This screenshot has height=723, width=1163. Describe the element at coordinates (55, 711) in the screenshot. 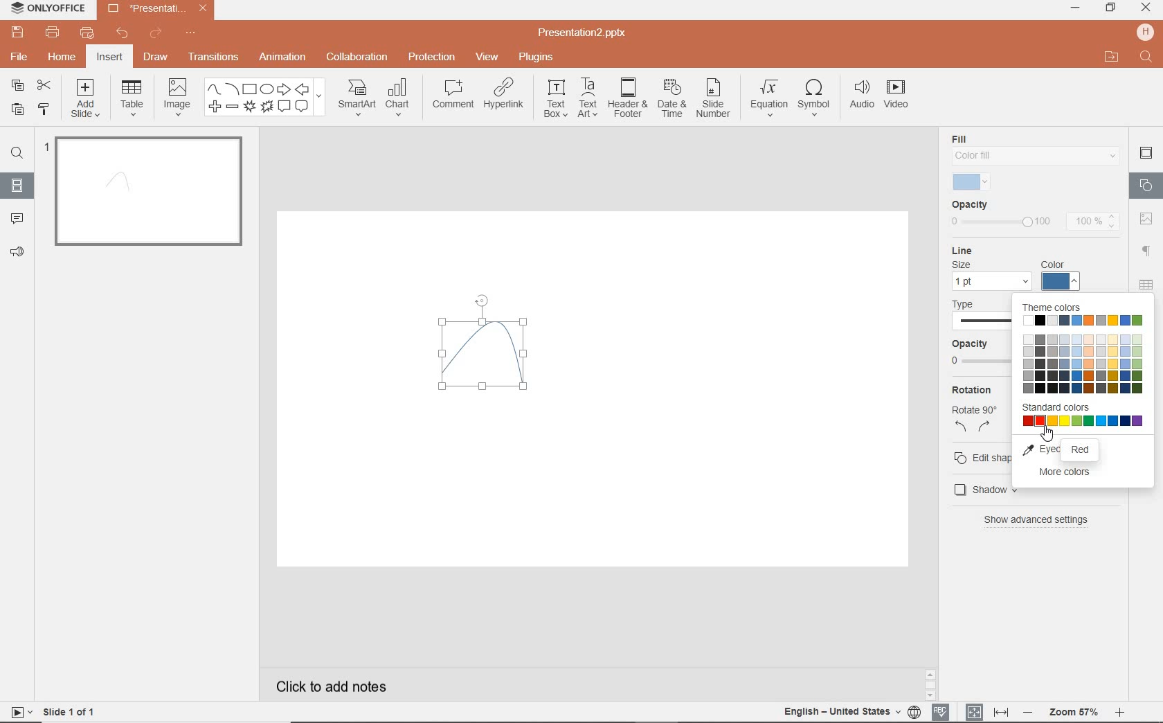

I see `SLIDE 1 OF 1` at that location.